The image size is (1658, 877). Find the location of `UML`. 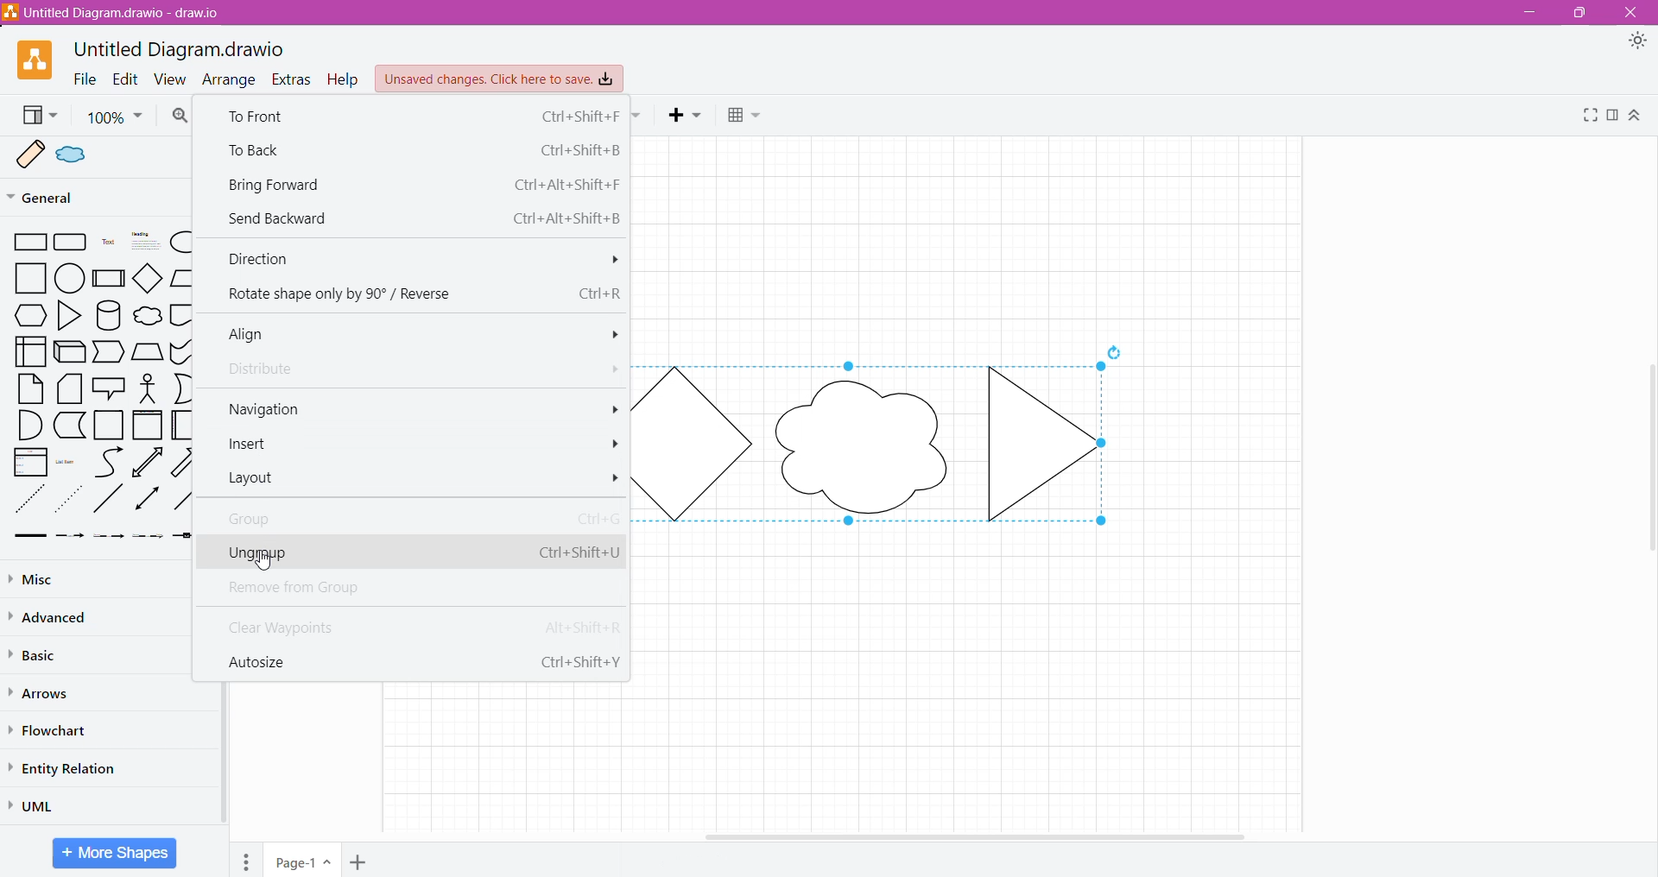

UML is located at coordinates (40, 804).